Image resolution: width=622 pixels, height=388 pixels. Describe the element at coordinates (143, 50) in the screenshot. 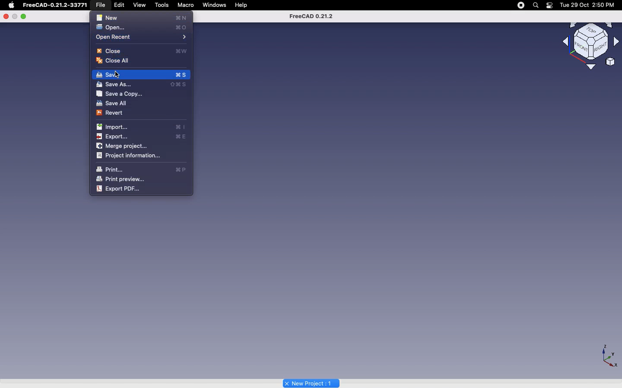

I see `Close ` at that location.